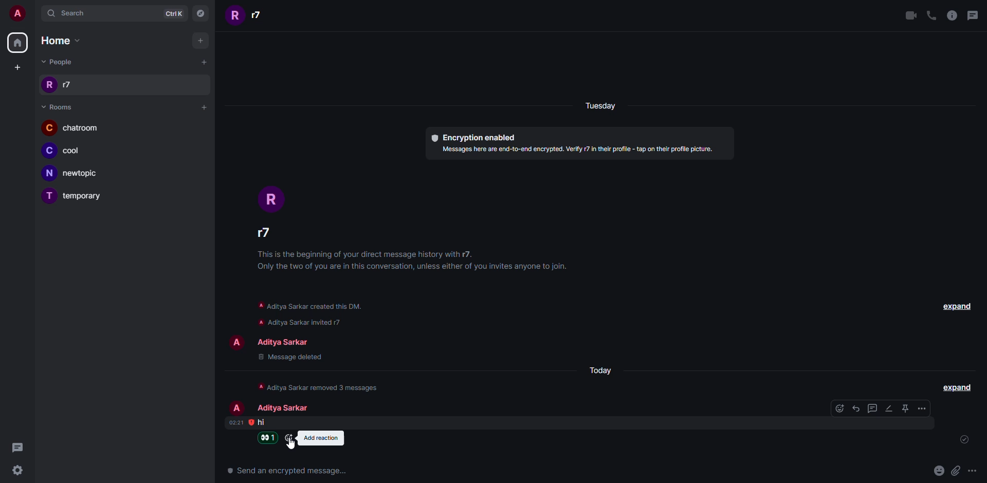 The height and width of the screenshot is (483, 987). Describe the element at coordinates (59, 62) in the screenshot. I see `people` at that location.